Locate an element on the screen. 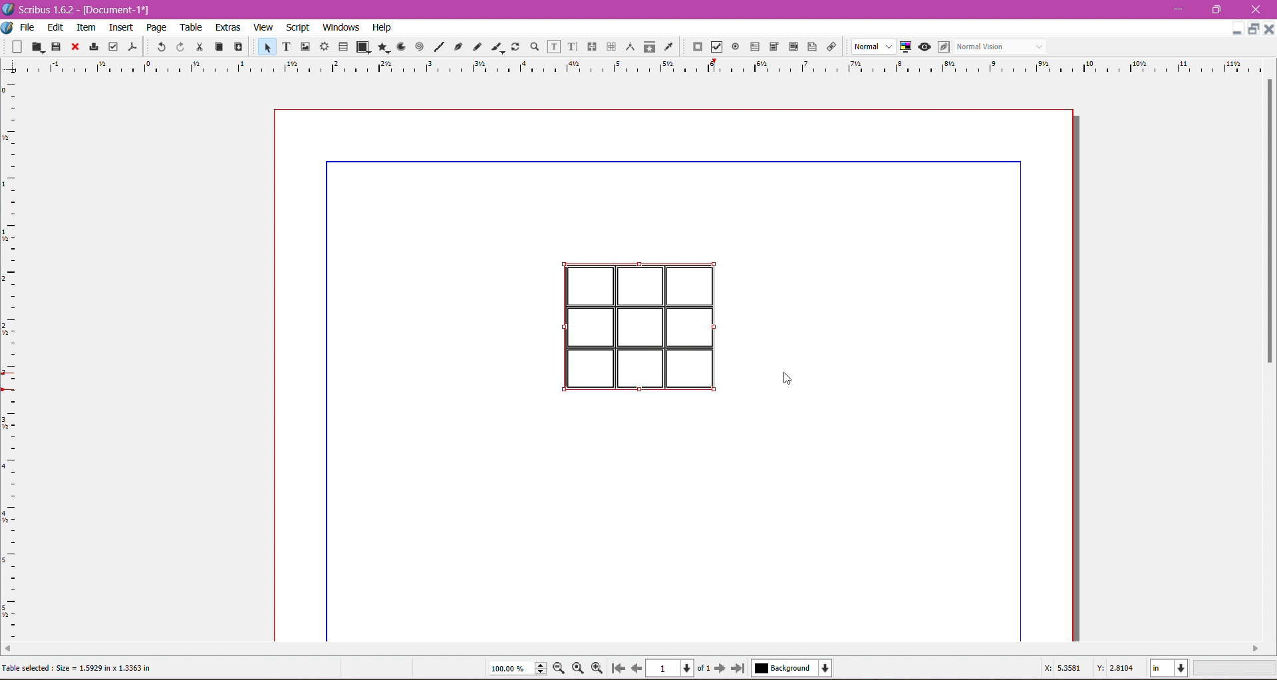 This screenshot has height=680, width=1277. Current Page is located at coordinates (672, 667).